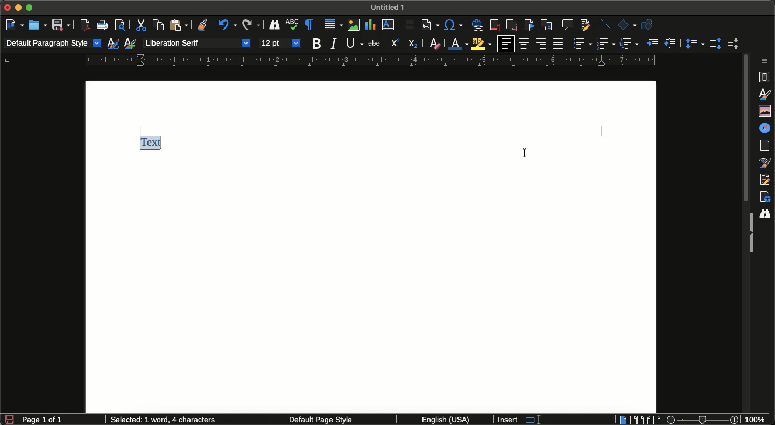 The height and width of the screenshot is (425, 775). Describe the element at coordinates (203, 26) in the screenshot. I see `Clone formatting` at that location.